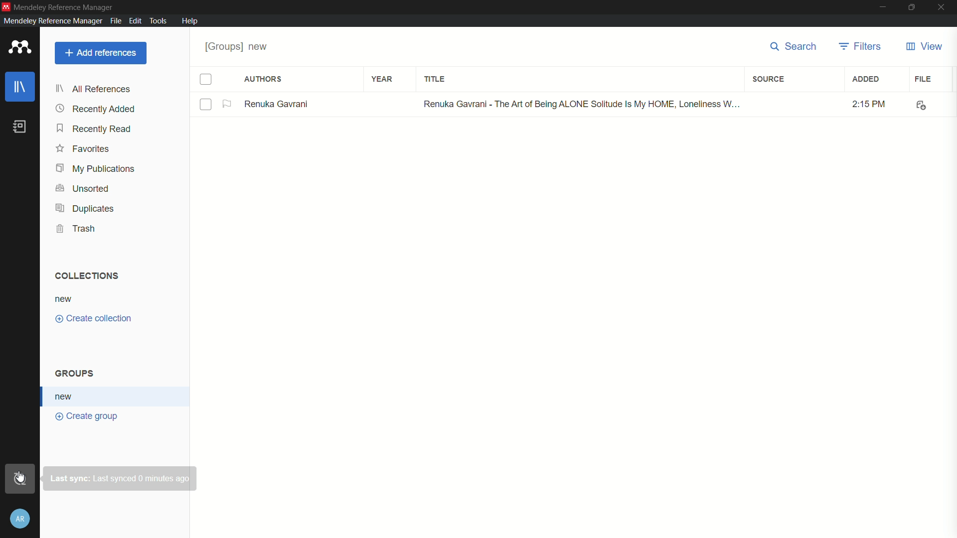 The image size is (957, 538). I want to click on new, so click(65, 396).